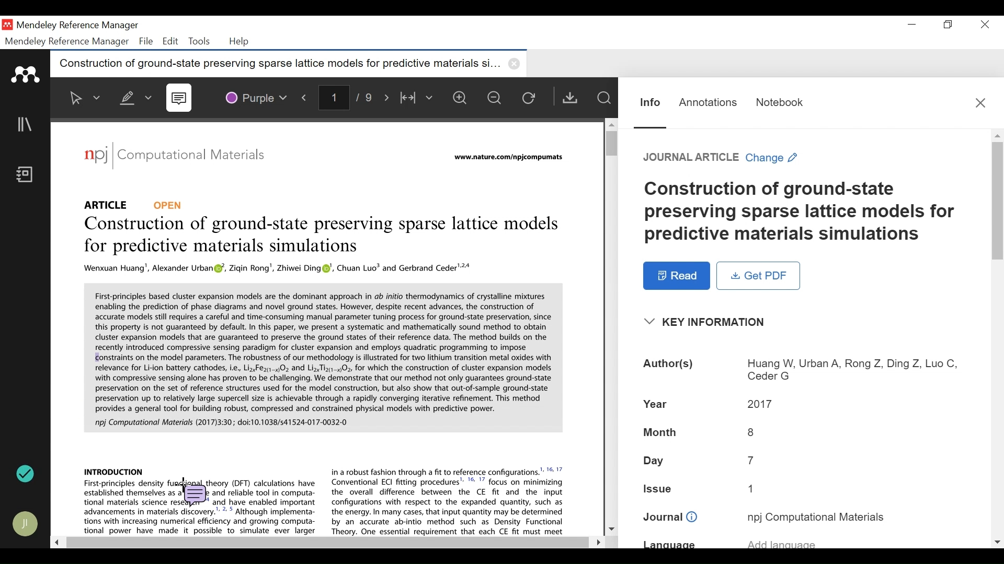 Image resolution: width=1004 pixels, height=564 pixels. What do you see at coordinates (708, 101) in the screenshot?
I see `Annotations` at bounding box center [708, 101].